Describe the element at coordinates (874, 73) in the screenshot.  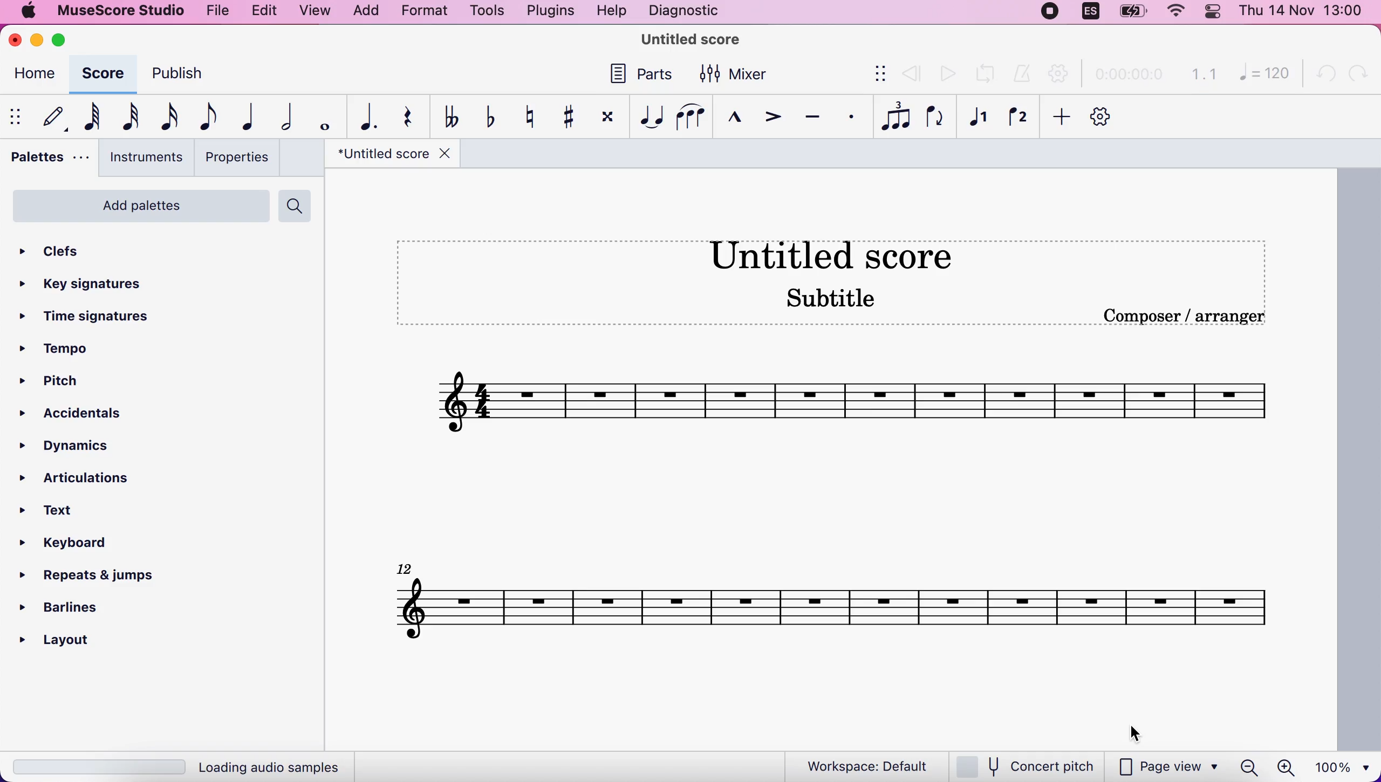
I see `show/hide` at that location.